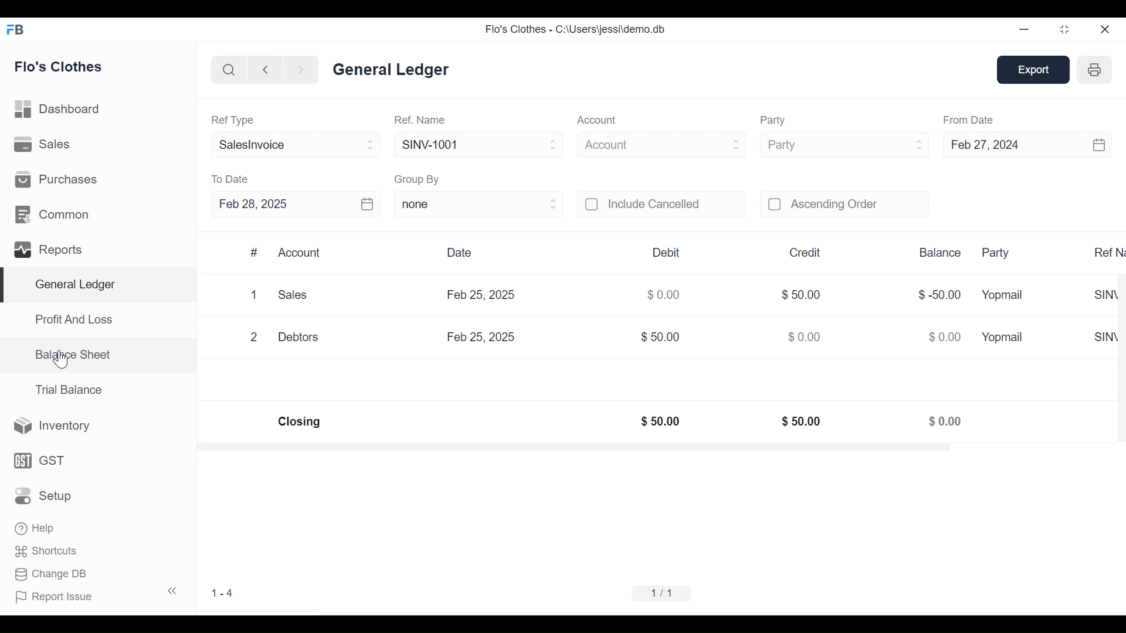 This screenshot has height=633, width=1126. Describe the element at coordinates (50, 250) in the screenshot. I see `reports` at that location.